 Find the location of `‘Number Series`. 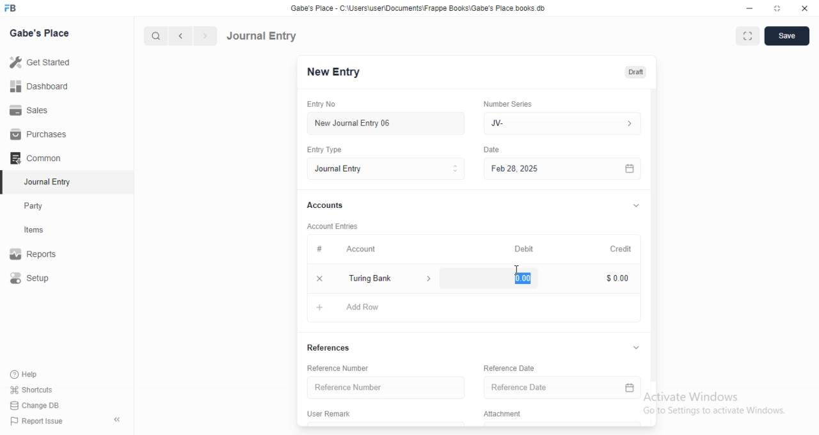

‘Number Series is located at coordinates (515, 102).